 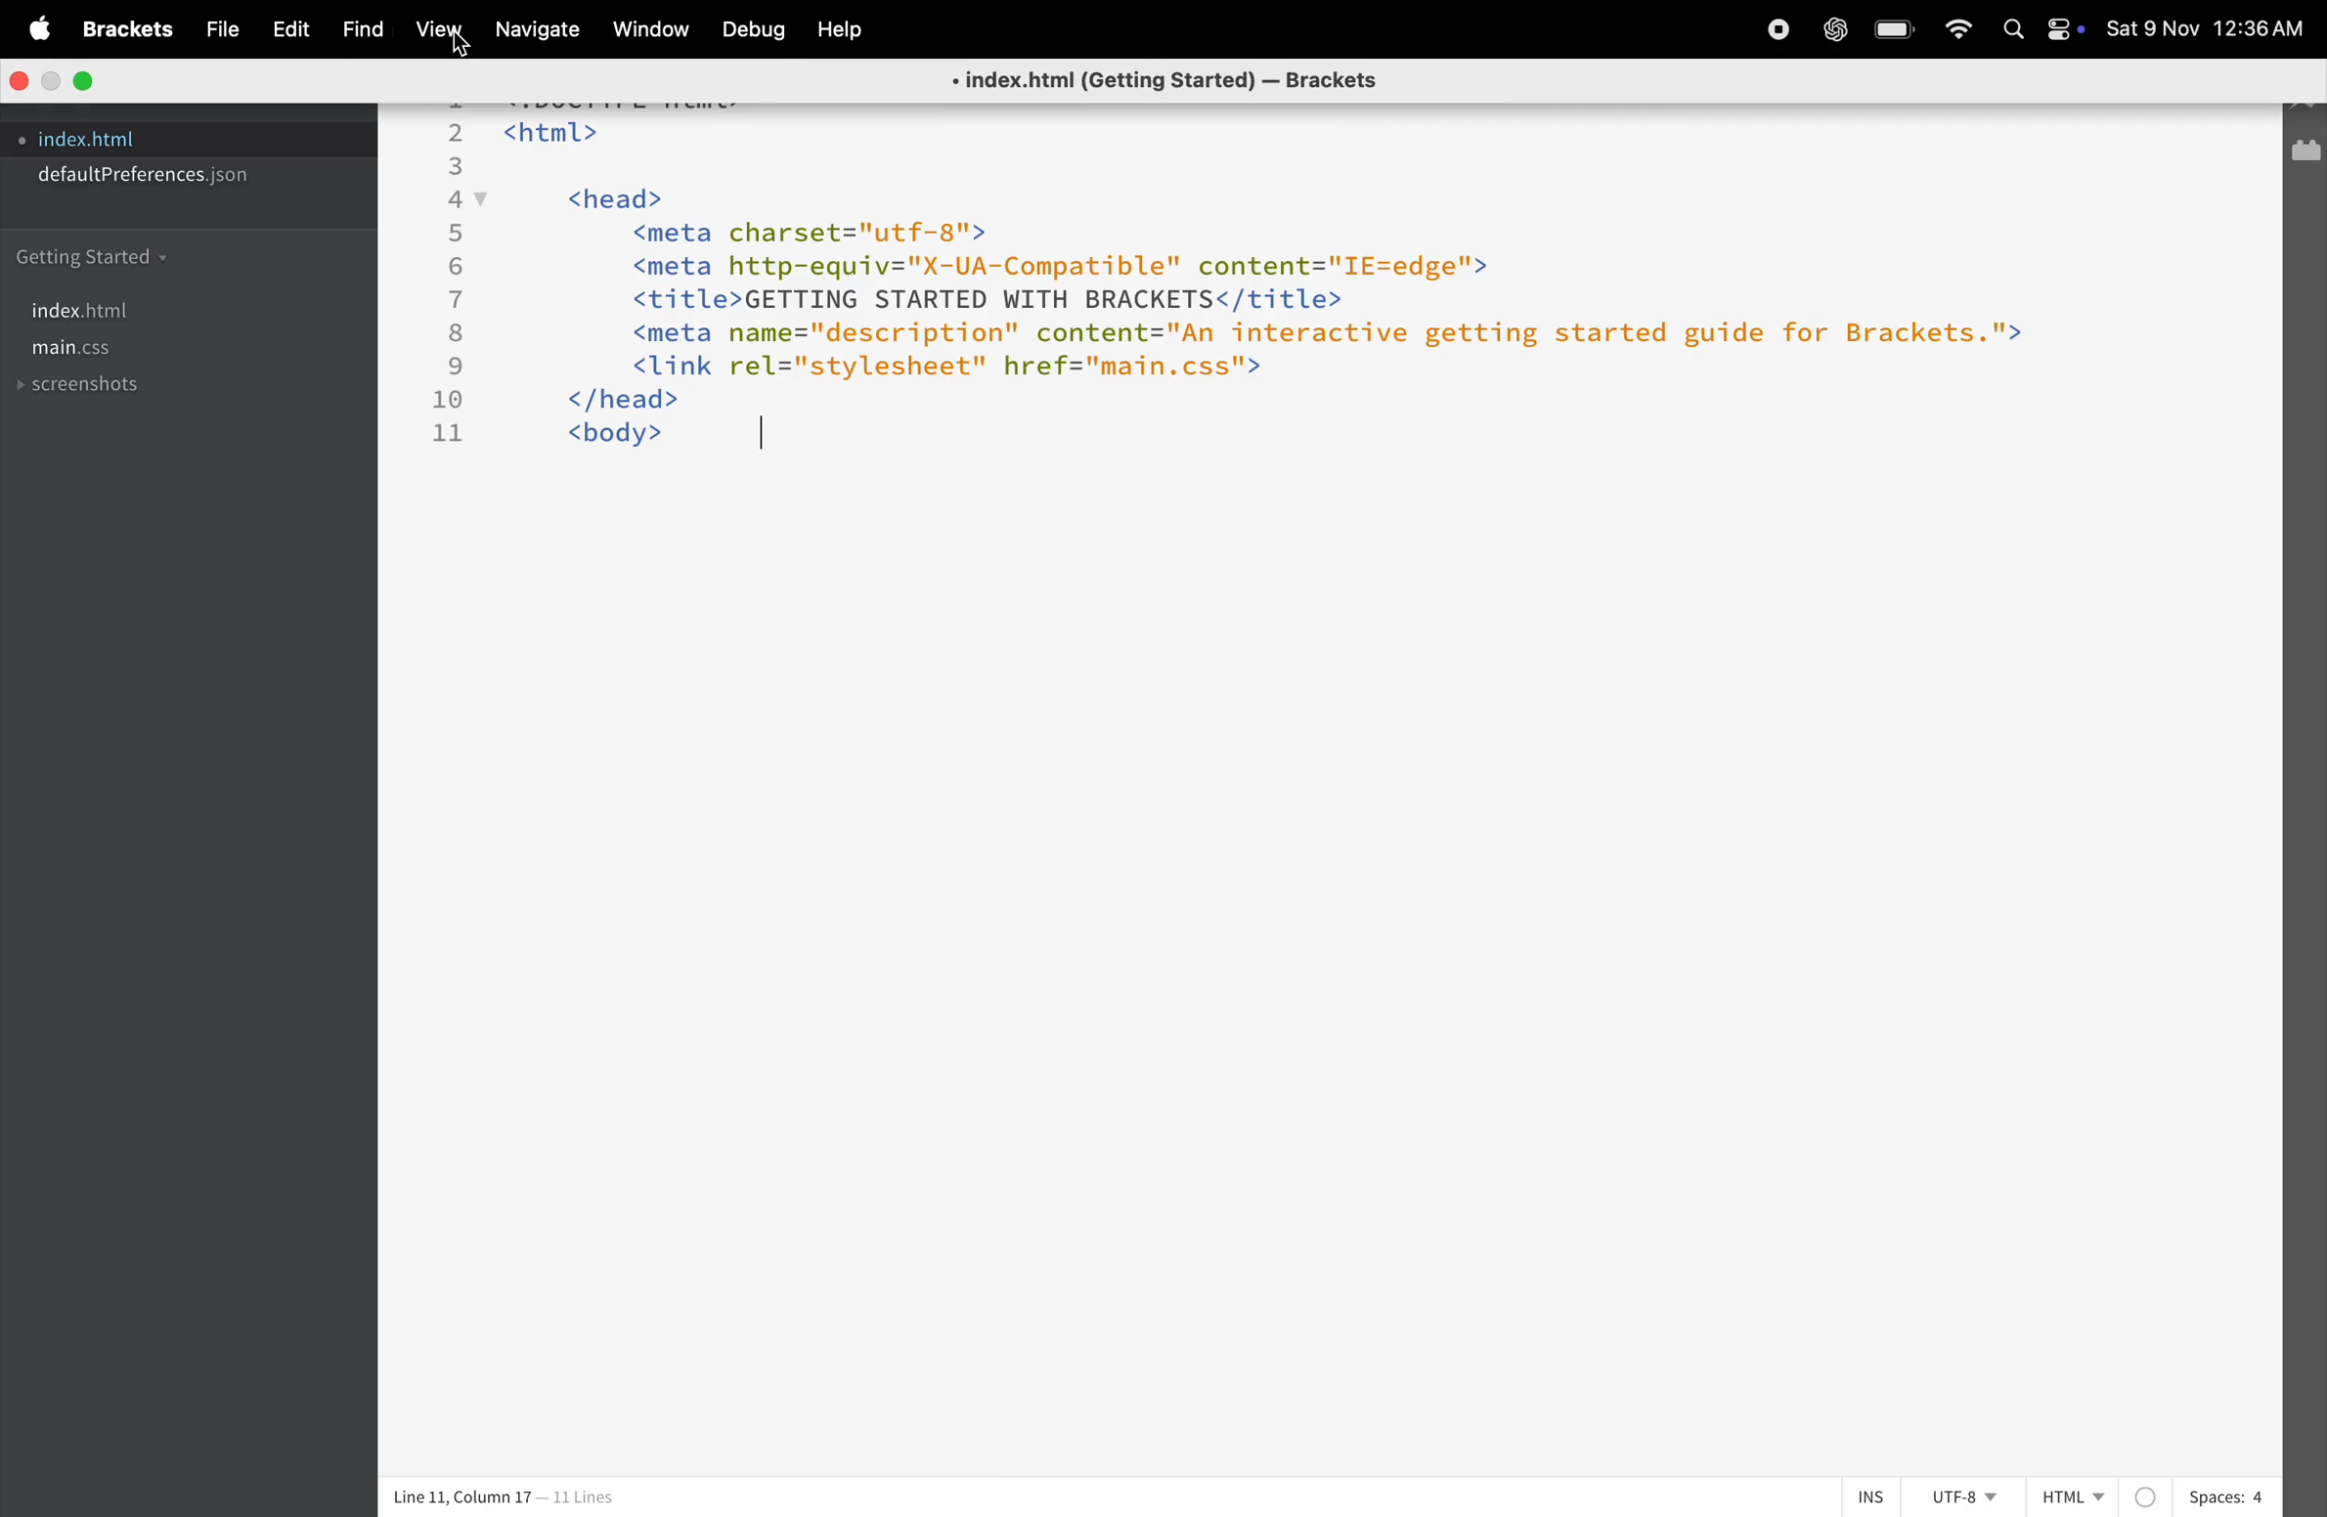 I want to click on code block, so click(x=1260, y=276).